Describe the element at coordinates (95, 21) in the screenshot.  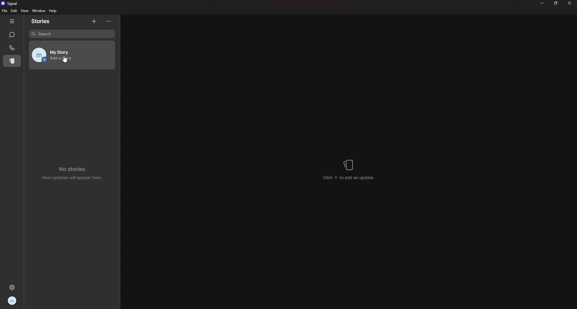
I see `add story` at that location.